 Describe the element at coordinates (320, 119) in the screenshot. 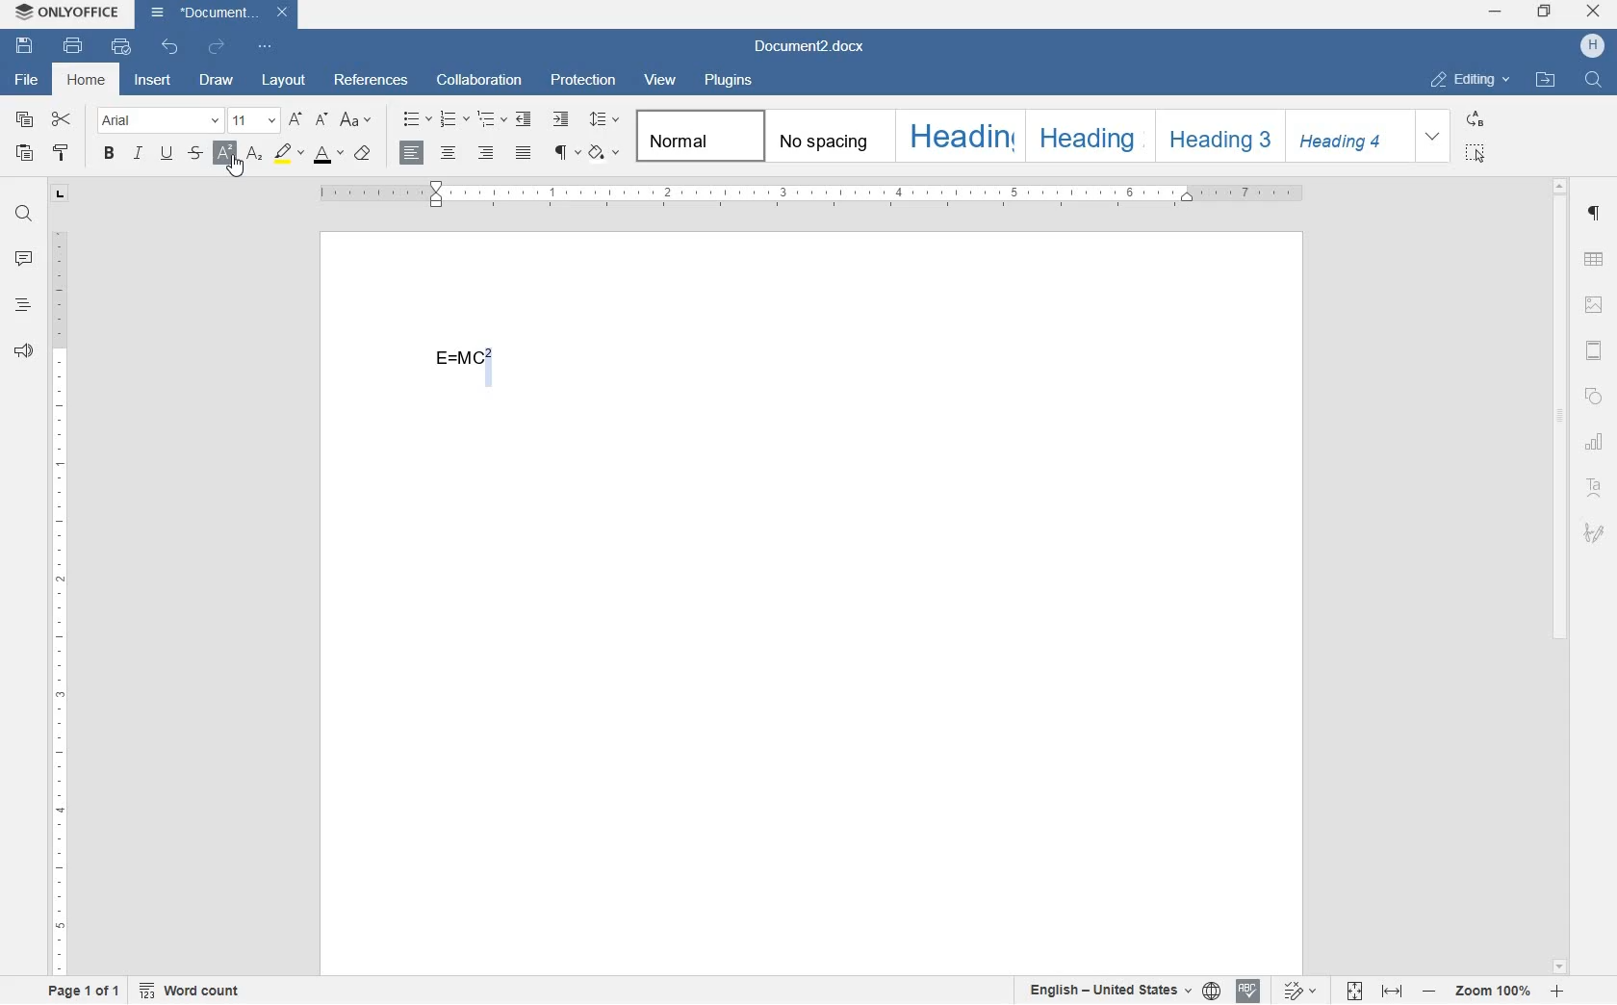

I see `decrement font size` at that location.